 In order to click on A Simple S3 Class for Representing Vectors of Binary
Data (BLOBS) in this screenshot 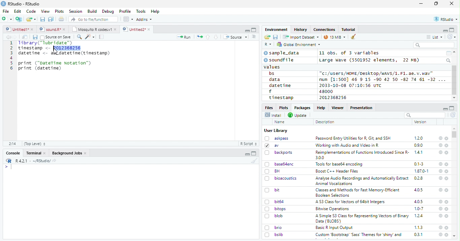, I will do `click(363, 218)`.